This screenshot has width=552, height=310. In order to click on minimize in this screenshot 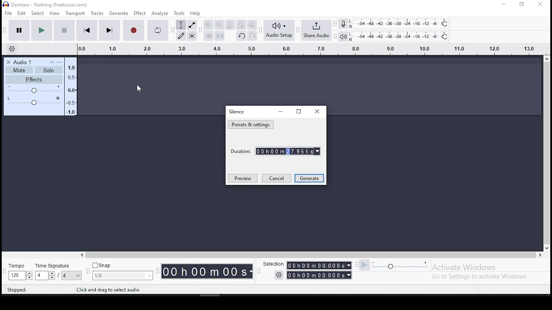, I will do `click(503, 5)`.